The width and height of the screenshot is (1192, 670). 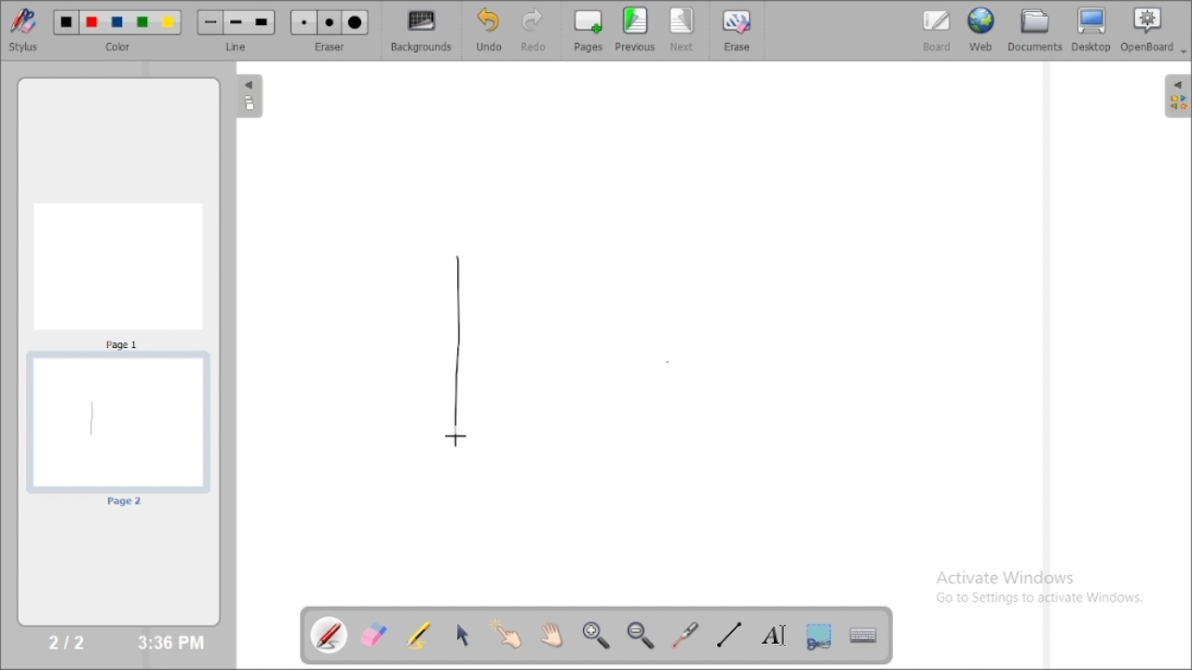 I want to click on stylus, so click(x=23, y=29).